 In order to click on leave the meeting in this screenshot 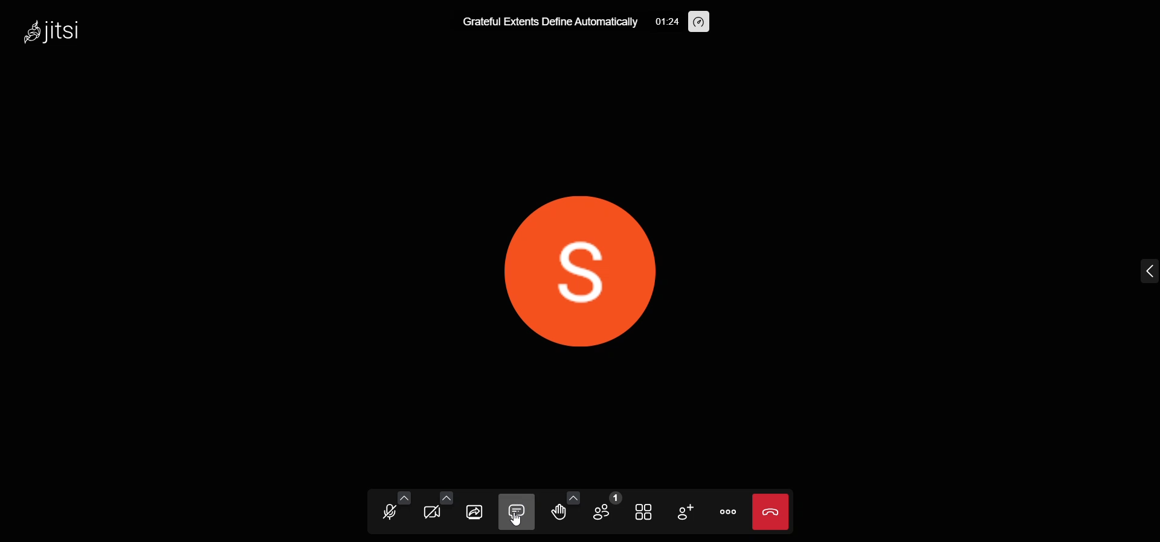, I will do `click(771, 512)`.